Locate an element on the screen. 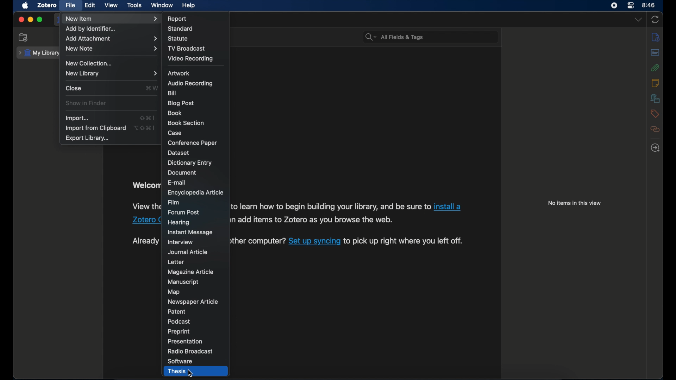  e-mail is located at coordinates (177, 182).